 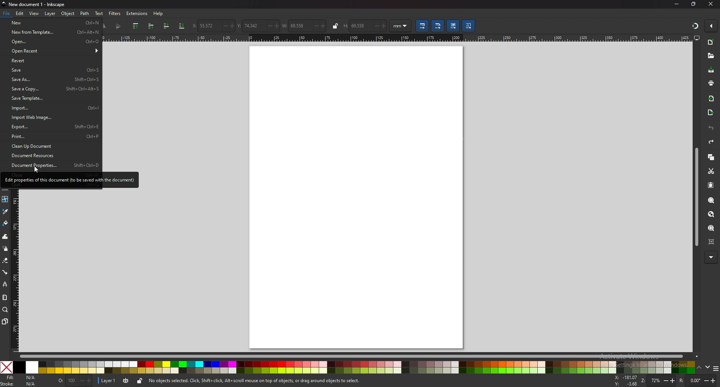 What do you see at coordinates (136, 14) in the screenshot?
I see `extensions` at bounding box center [136, 14].